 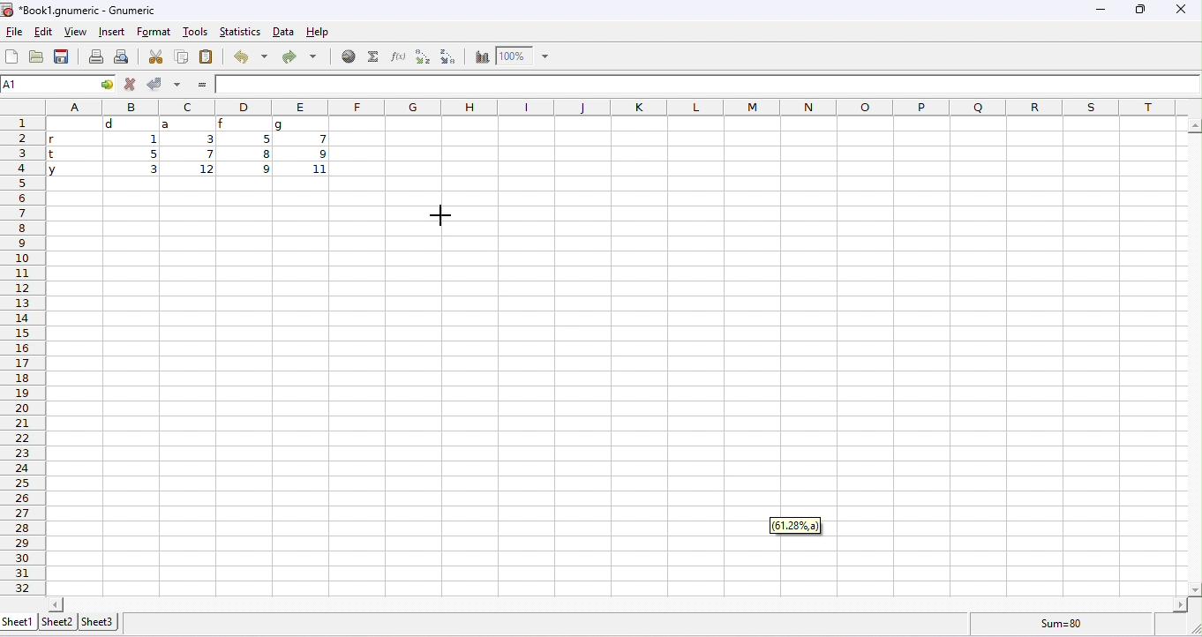 I want to click on redo, so click(x=299, y=56).